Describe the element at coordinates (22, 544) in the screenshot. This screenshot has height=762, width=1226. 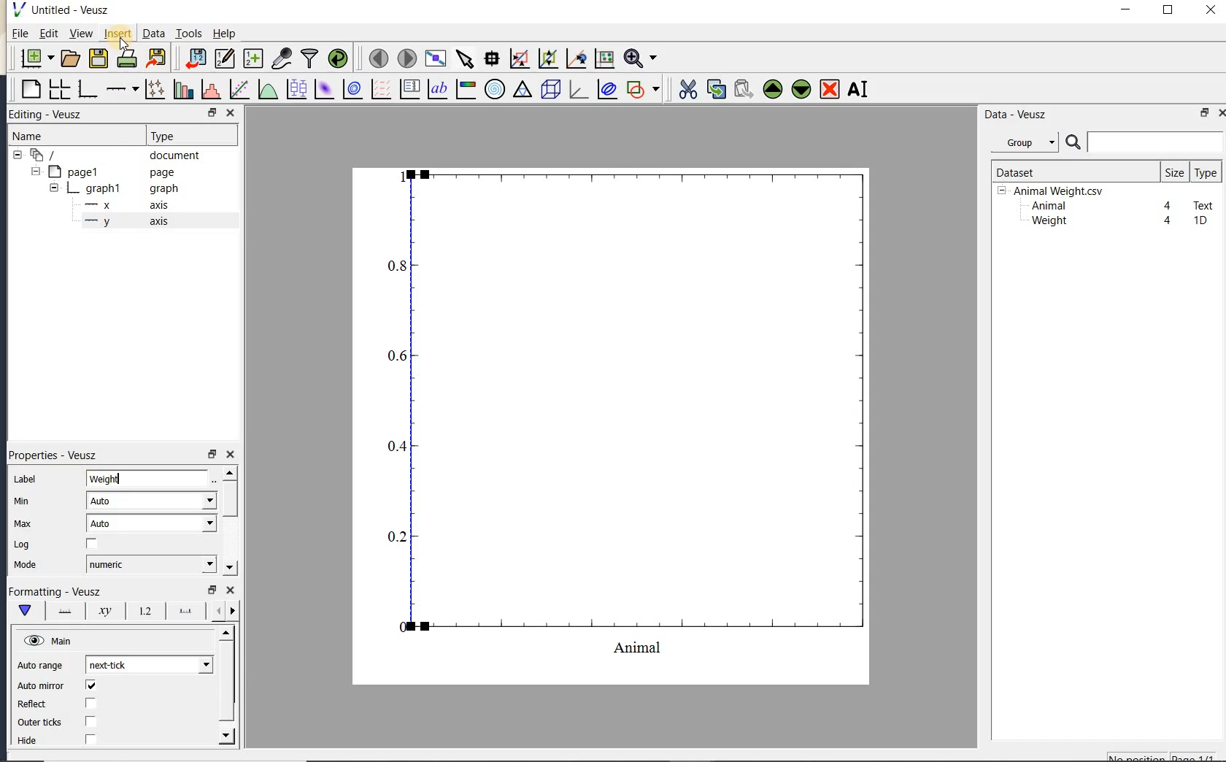
I see `Log` at that location.